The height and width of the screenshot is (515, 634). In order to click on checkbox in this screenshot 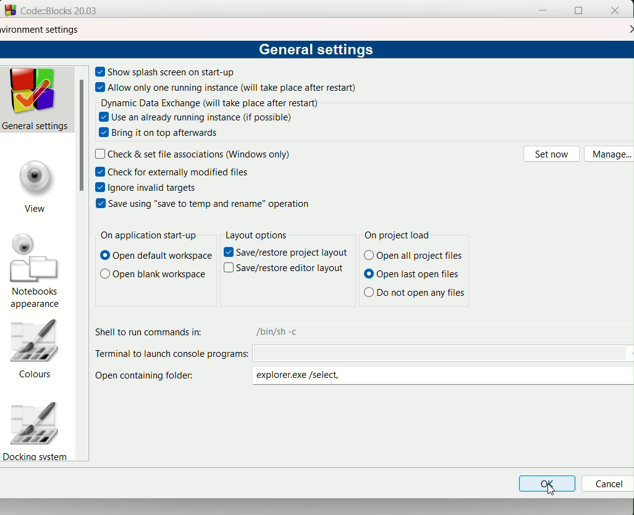, I will do `click(101, 172)`.